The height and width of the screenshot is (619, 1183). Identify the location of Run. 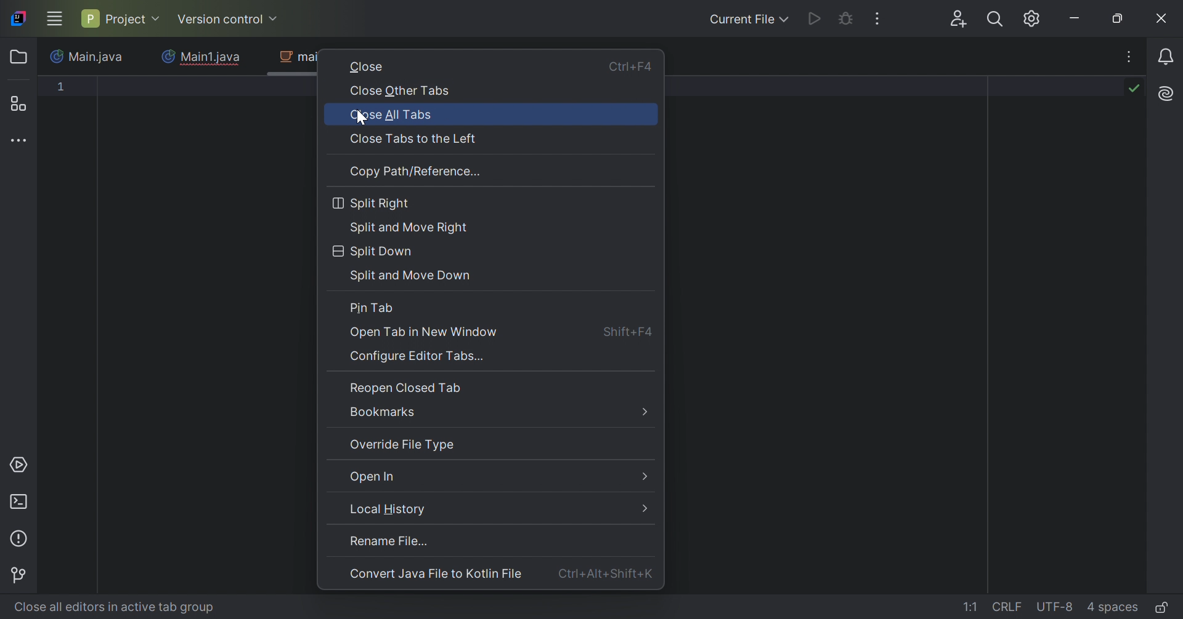
(815, 18).